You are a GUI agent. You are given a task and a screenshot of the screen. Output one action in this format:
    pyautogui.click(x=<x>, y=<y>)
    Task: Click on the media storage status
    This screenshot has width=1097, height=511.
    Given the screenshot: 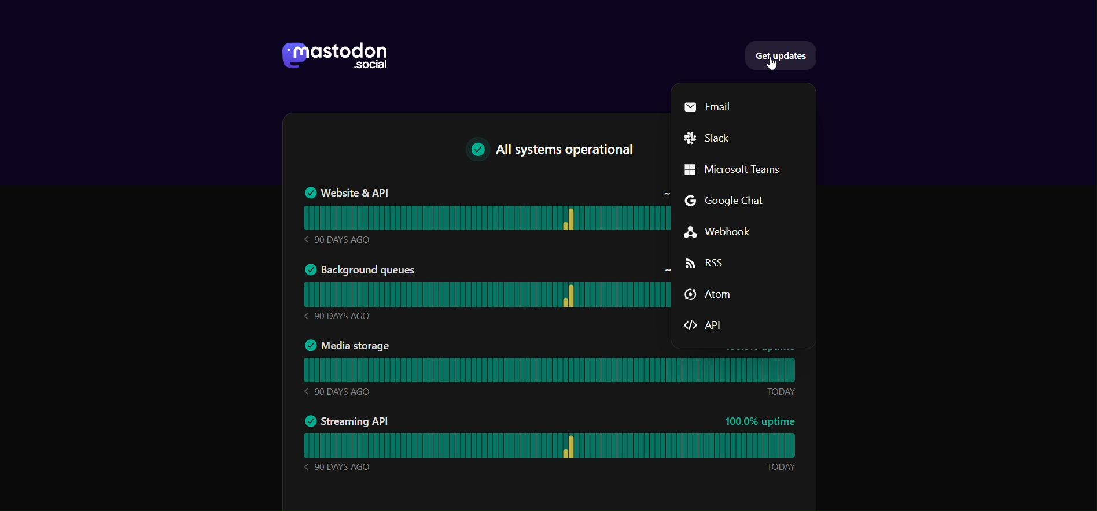 What is the action you would take?
    pyautogui.click(x=550, y=369)
    